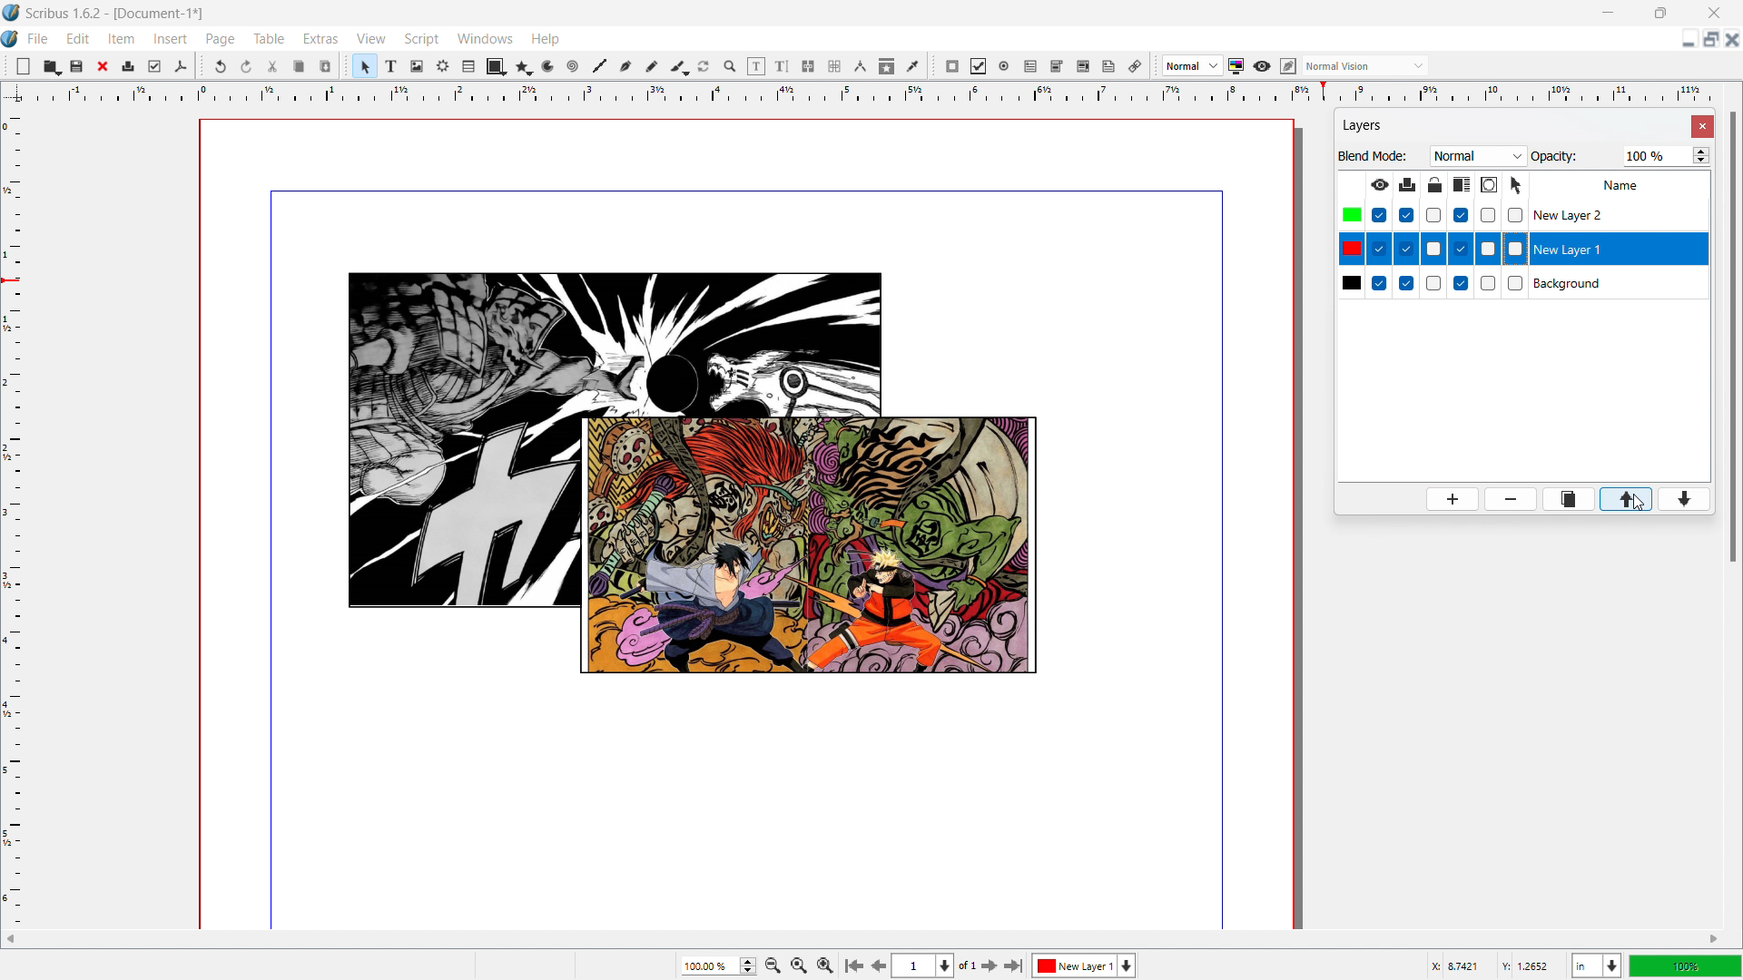 The image size is (1743, 980). What do you see at coordinates (968, 966) in the screenshot?
I see `of 1` at bounding box center [968, 966].